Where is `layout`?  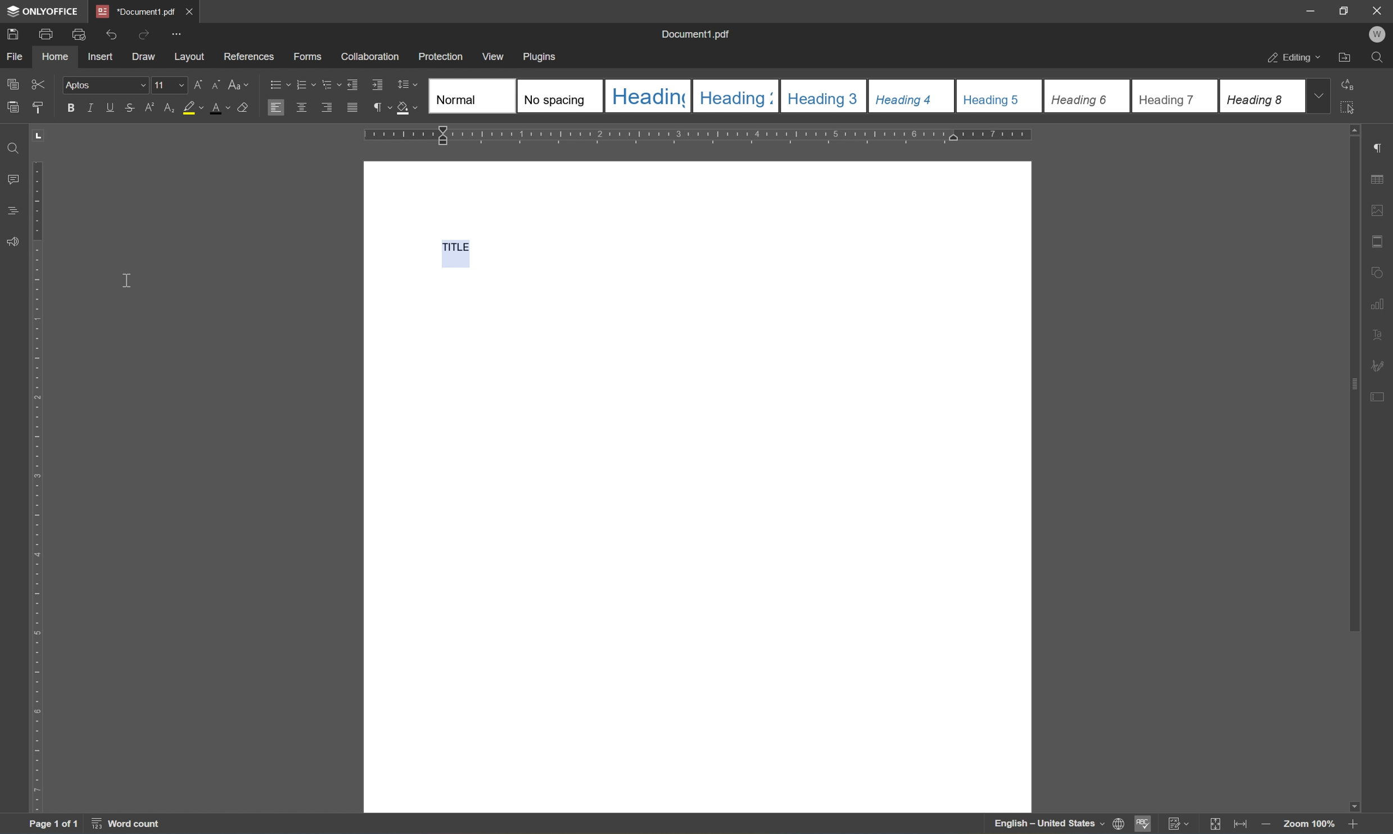 layout is located at coordinates (188, 59).